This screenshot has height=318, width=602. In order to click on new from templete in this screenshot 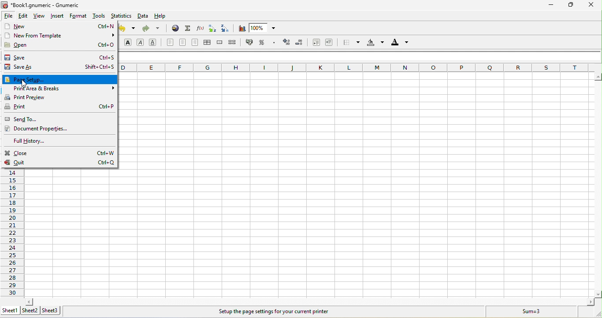, I will do `click(58, 35)`.